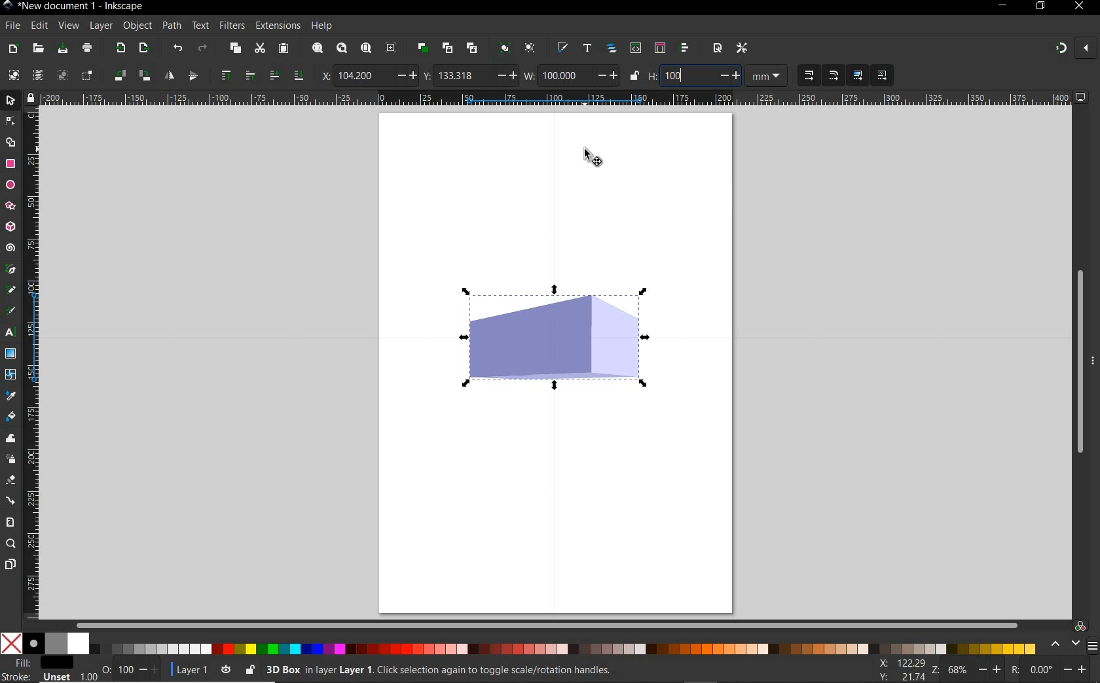  What do you see at coordinates (989, 671) in the screenshot?
I see `increase/decrease` at bounding box center [989, 671].